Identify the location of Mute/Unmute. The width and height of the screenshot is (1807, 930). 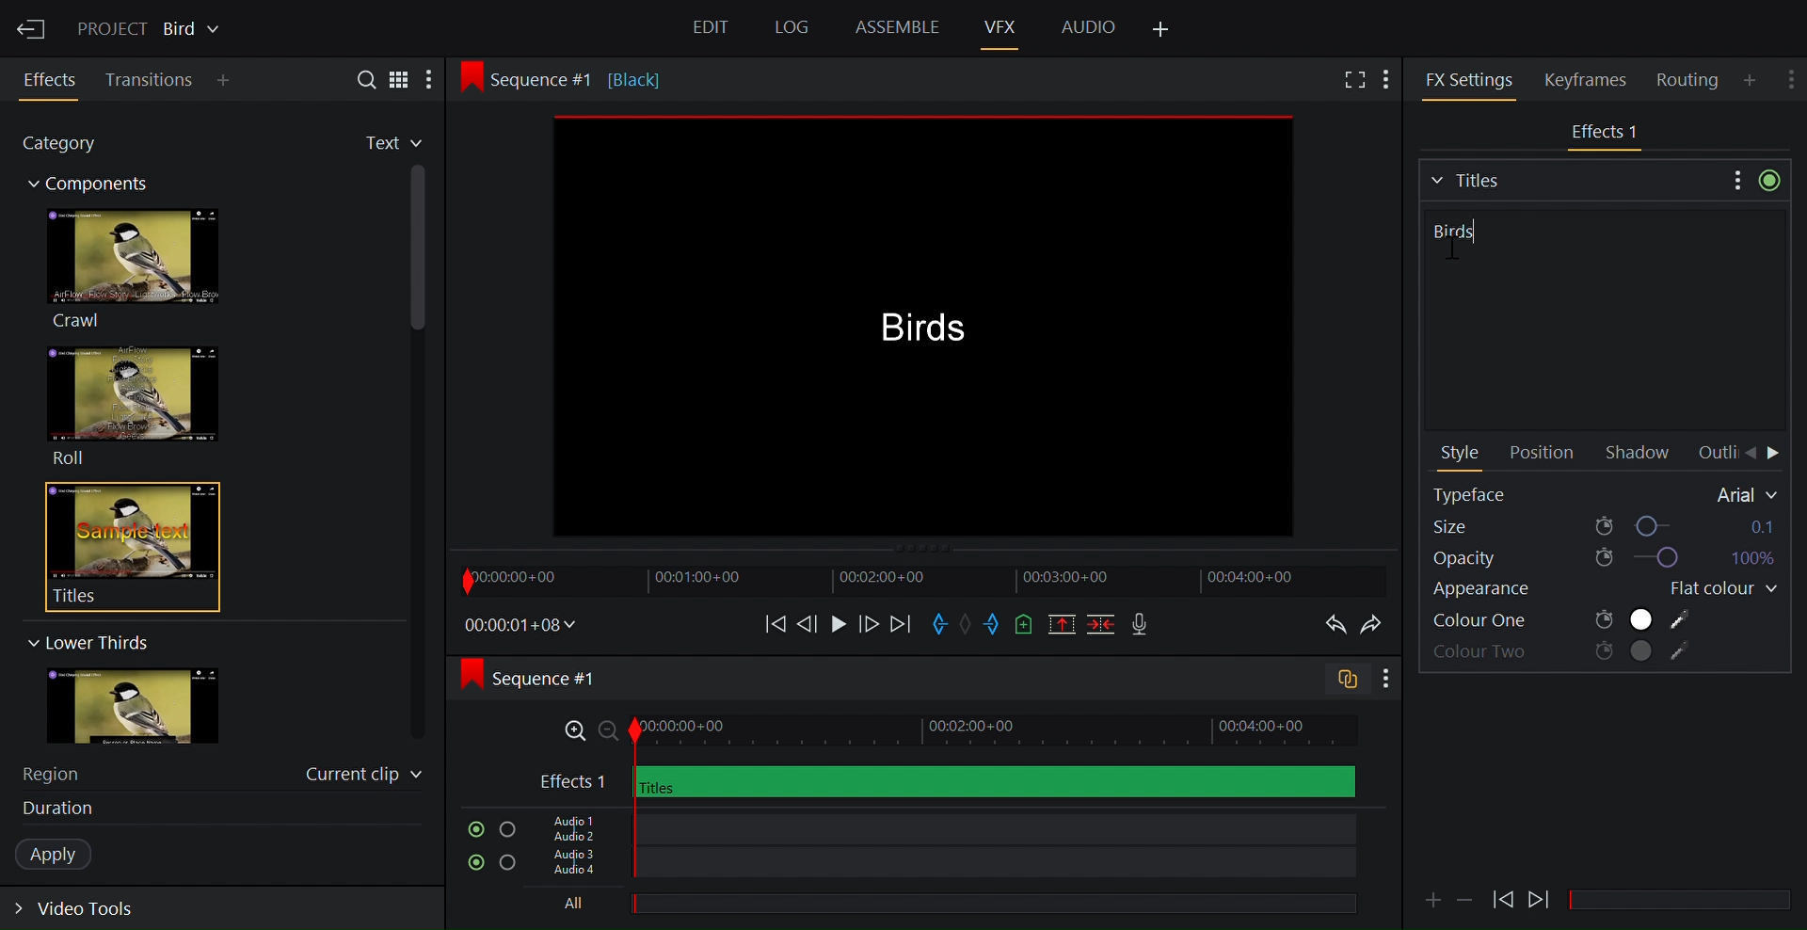
(472, 829).